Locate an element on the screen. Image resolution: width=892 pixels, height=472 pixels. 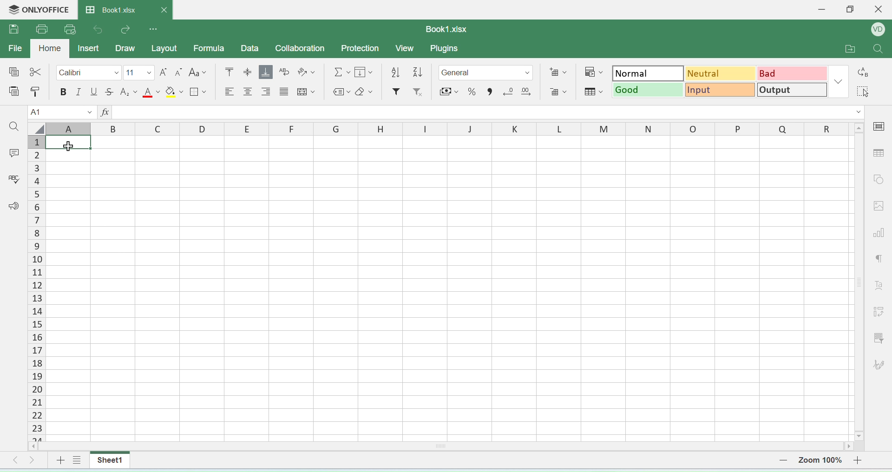
special is located at coordinates (13, 72).